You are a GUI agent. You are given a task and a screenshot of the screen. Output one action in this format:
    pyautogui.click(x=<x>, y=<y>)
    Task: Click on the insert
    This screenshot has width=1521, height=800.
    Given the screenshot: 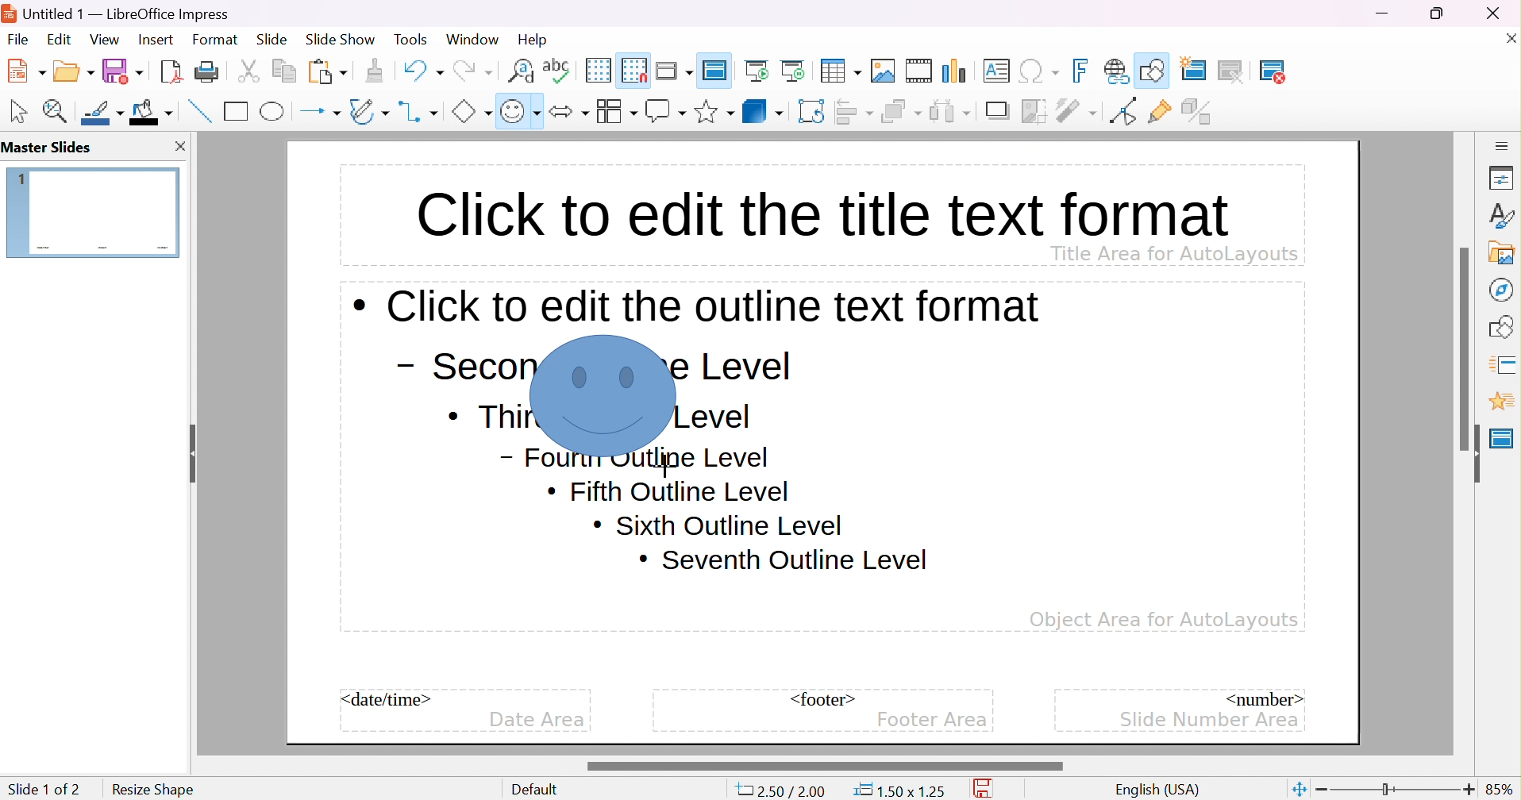 What is the action you would take?
    pyautogui.click(x=154, y=38)
    